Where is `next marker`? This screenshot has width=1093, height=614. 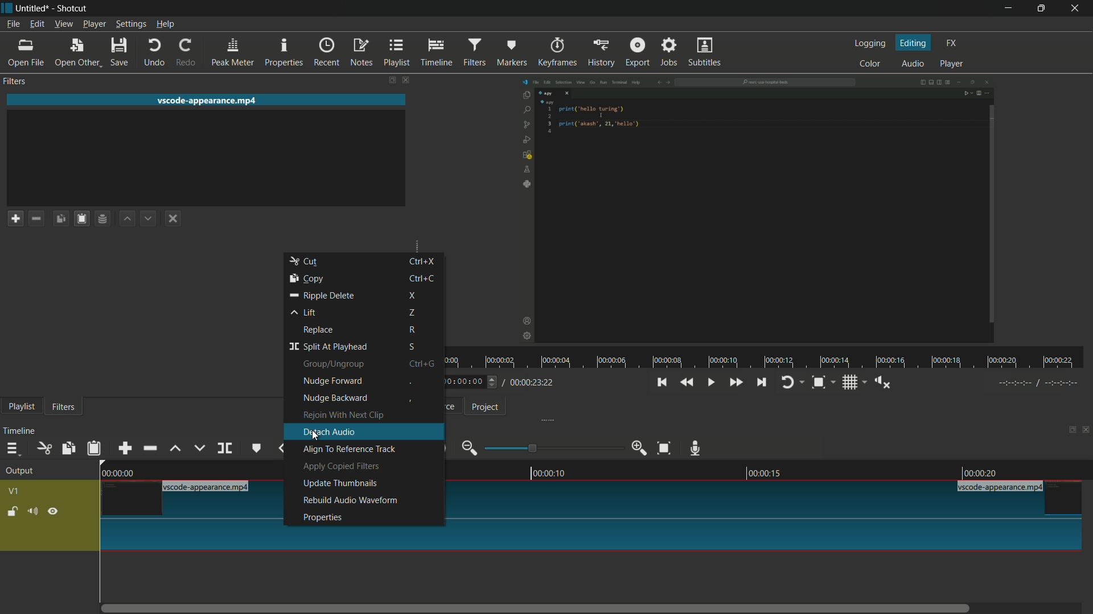 next marker is located at coordinates (317, 438).